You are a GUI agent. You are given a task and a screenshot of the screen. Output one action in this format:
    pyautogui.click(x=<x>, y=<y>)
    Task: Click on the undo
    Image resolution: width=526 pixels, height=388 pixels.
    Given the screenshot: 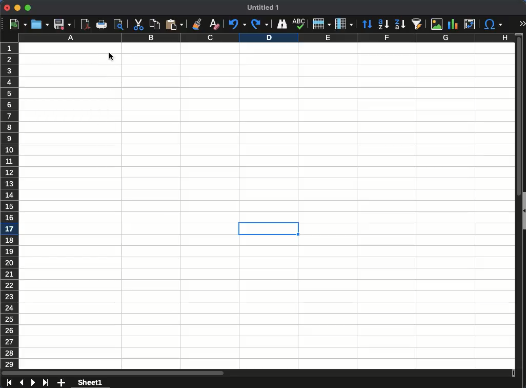 What is the action you would take?
    pyautogui.click(x=237, y=25)
    